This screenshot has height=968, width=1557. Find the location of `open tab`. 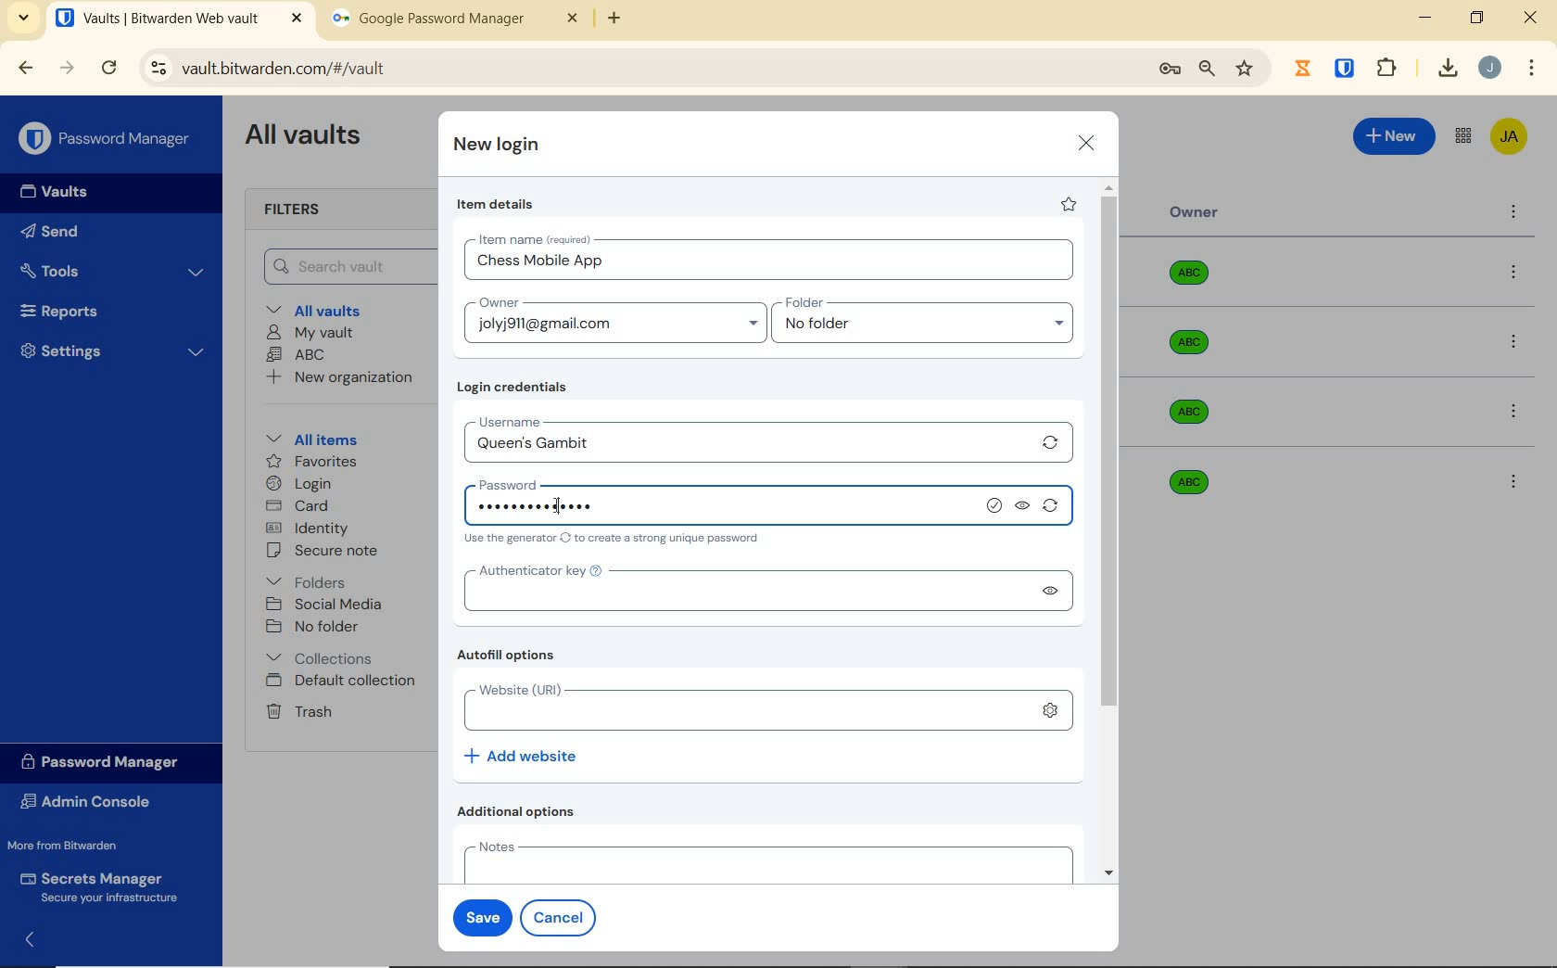

open tab is located at coordinates (179, 19).